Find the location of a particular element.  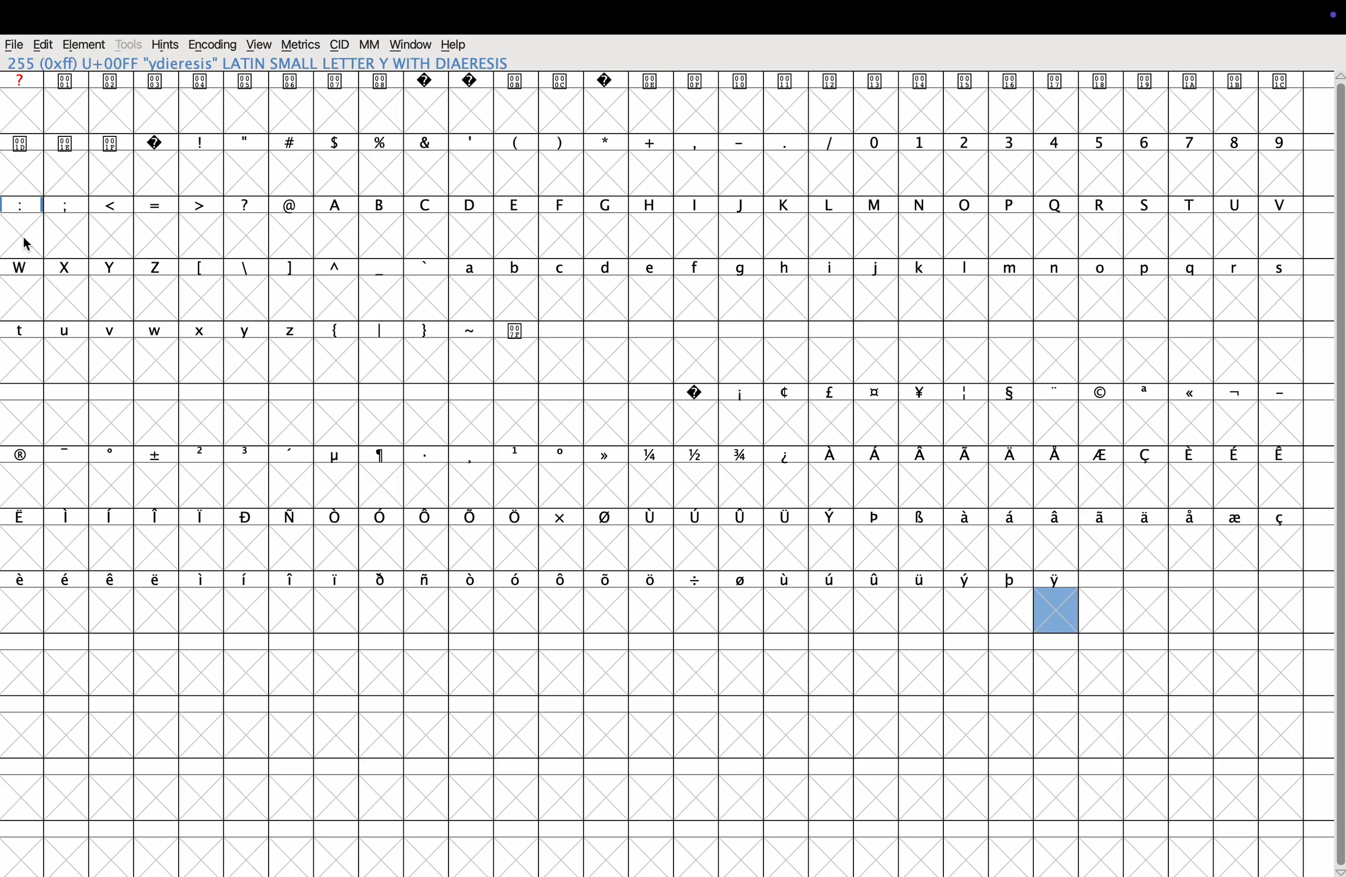

? is located at coordinates (246, 226).